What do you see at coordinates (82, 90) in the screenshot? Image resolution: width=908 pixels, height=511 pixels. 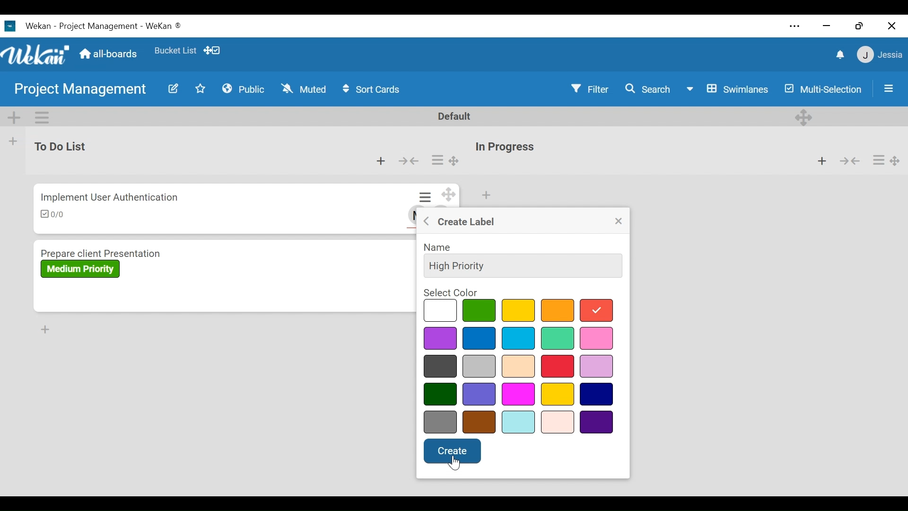 I see `Board Name` at bounding box center [82, 90].